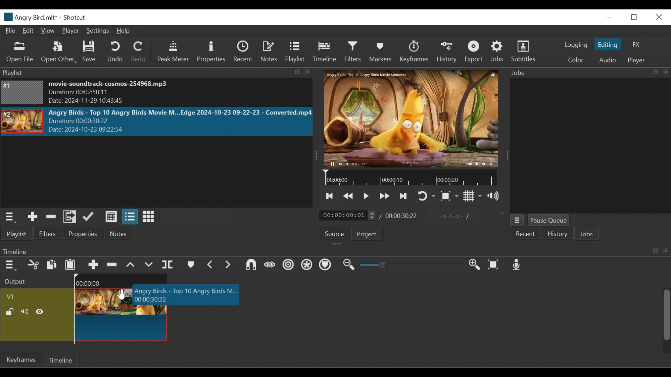 Image resolution: width=671 pixels, height=377 pixels. I want to click on Jobs Menu, so click(517, 220).